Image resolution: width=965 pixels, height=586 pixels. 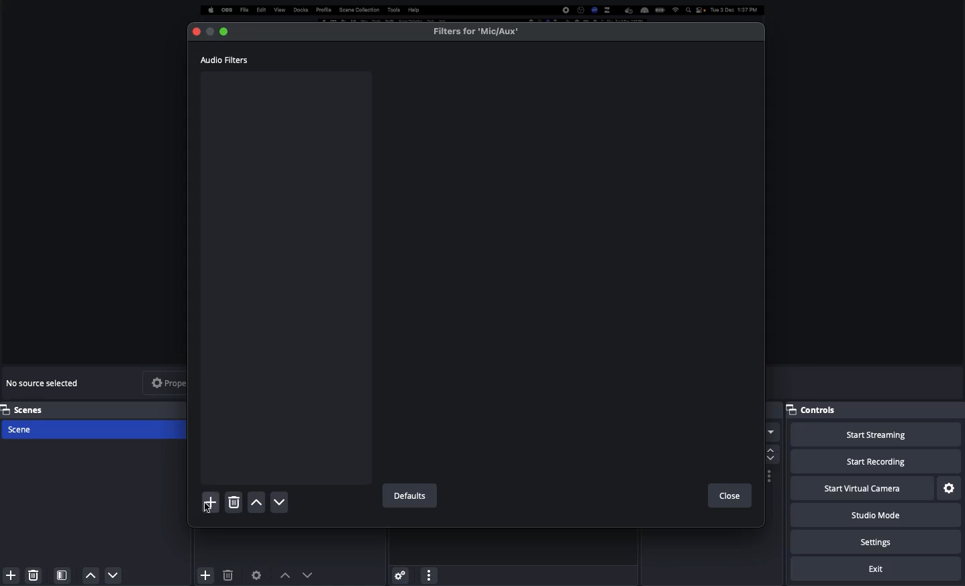 What do you see at coordinates (878, 542) in the screenshot?
I see `Settings` at bounding box center [878, 542].